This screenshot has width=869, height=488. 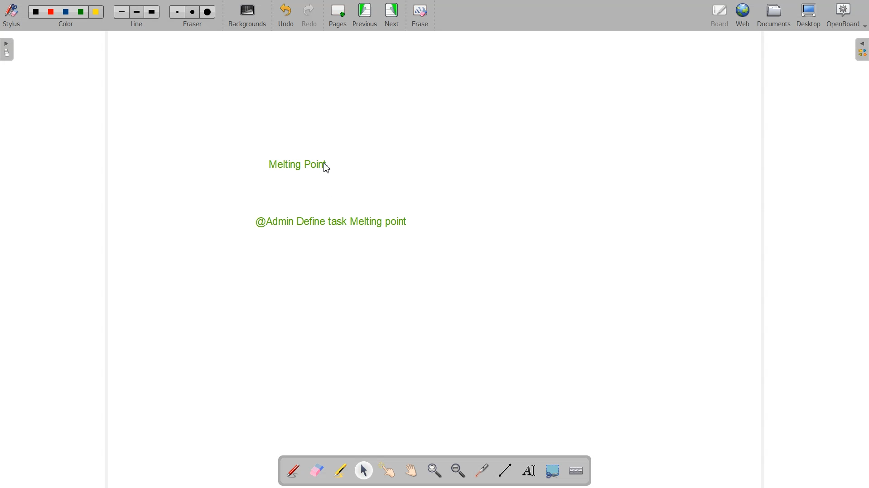 I want to click on Next, so click(x=392, y=16).